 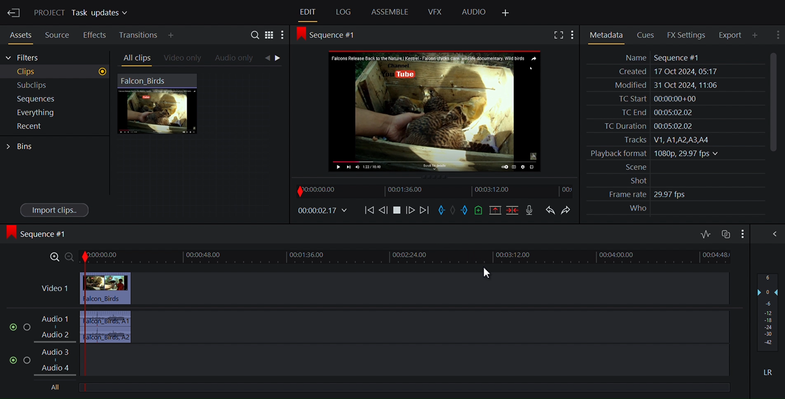 What do you see at coordinates (550, 209) in the screenshot?
I see `Undo ` at bounding box center [550, 209].